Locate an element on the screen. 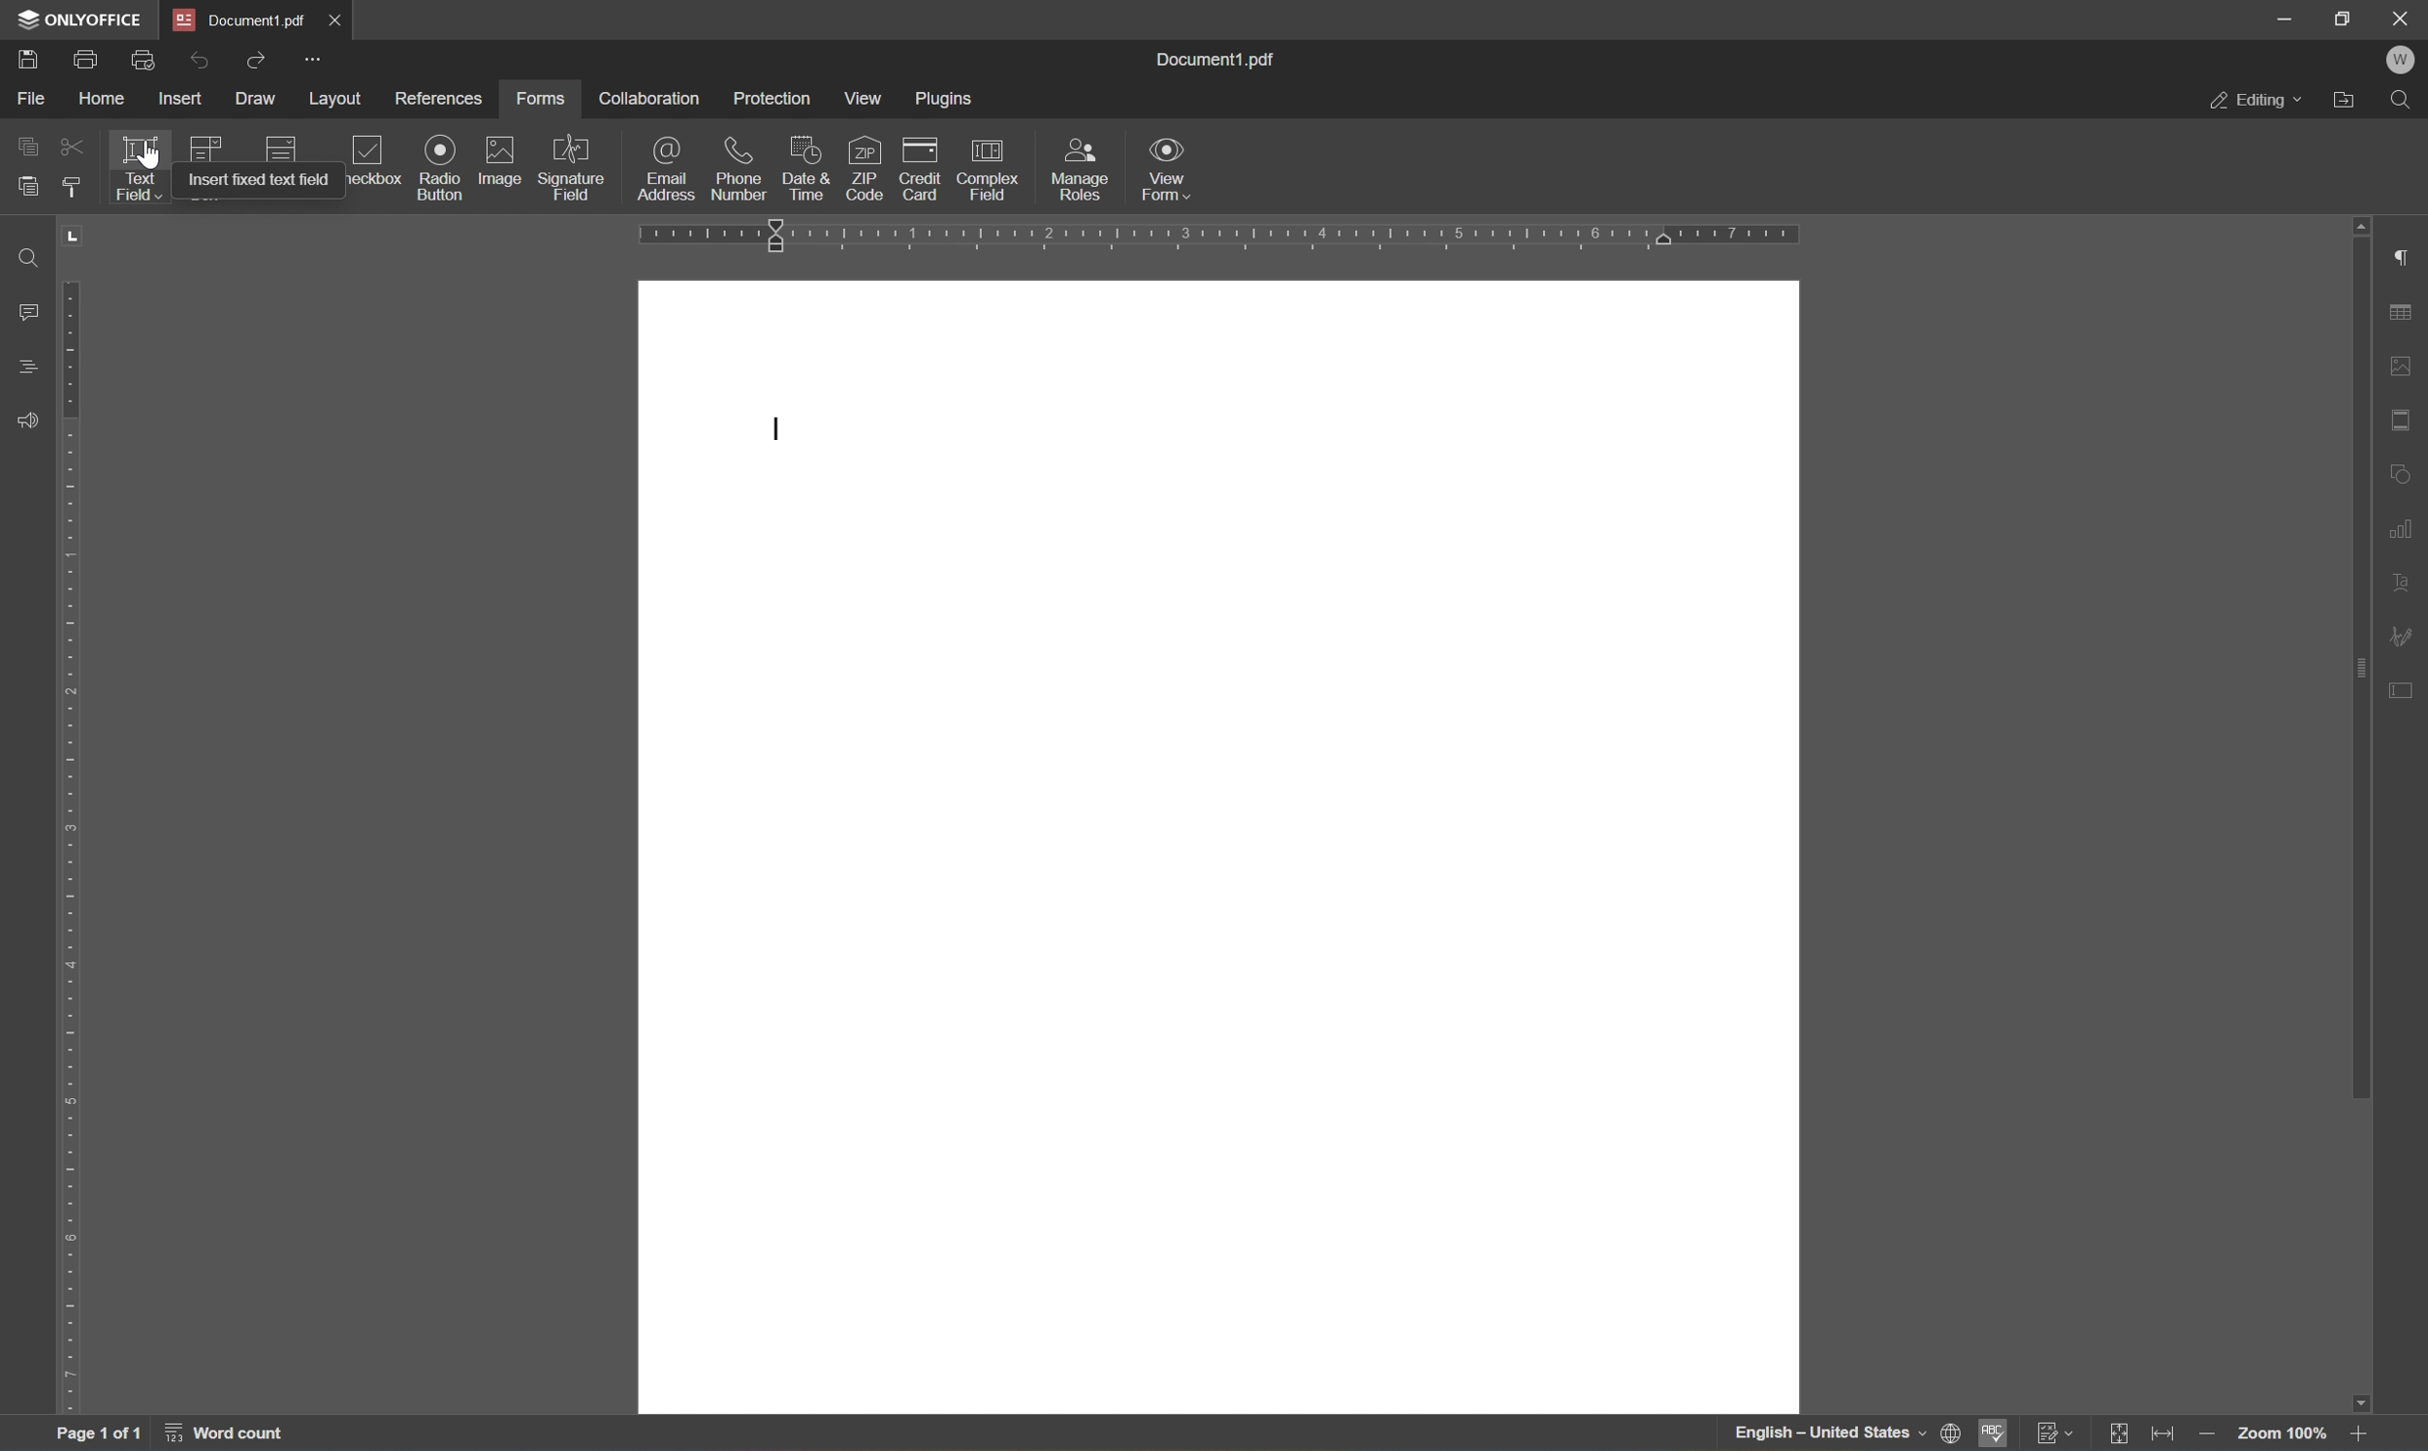 The height and width of the screenshot is (1451, 2428). table settings is located at coordinates (2405, 309).